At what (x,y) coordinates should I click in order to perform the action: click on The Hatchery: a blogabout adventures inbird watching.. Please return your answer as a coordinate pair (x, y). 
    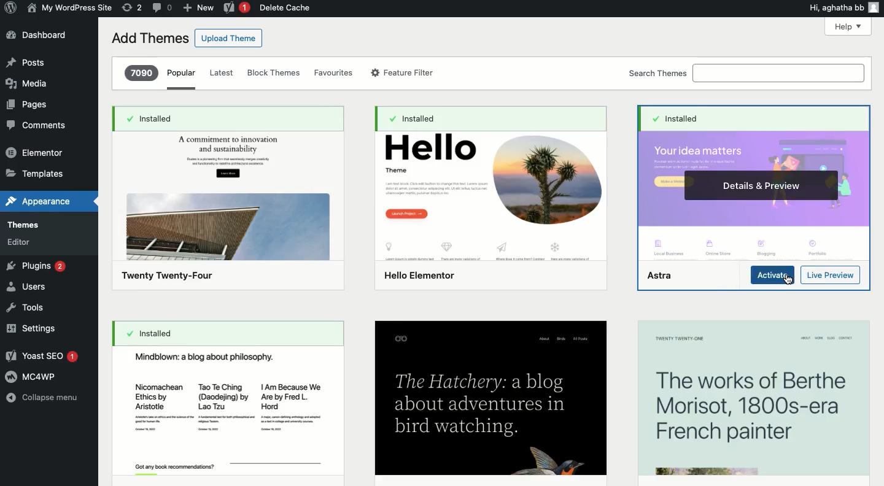
    Looking at the image, I should click on (490, 398).